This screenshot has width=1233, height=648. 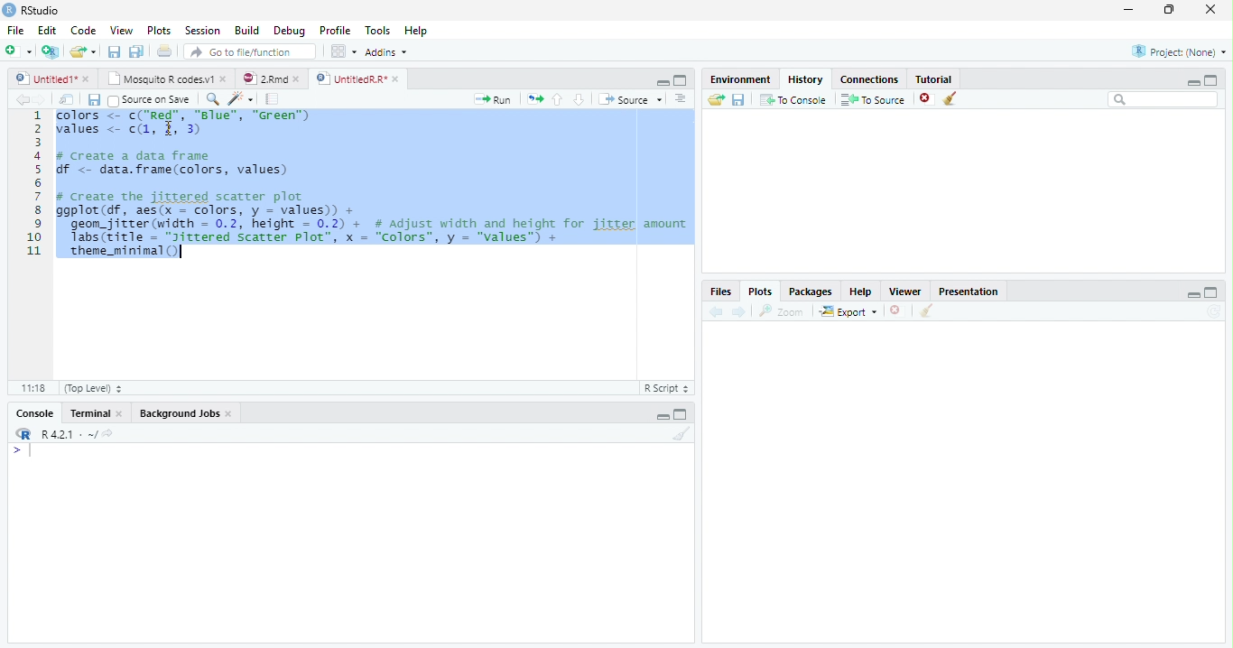 I want to click on Maximize, so click(x=1211, y=292).